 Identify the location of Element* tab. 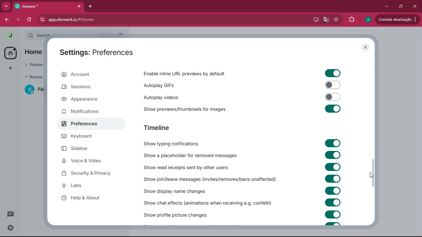
(33, 6).